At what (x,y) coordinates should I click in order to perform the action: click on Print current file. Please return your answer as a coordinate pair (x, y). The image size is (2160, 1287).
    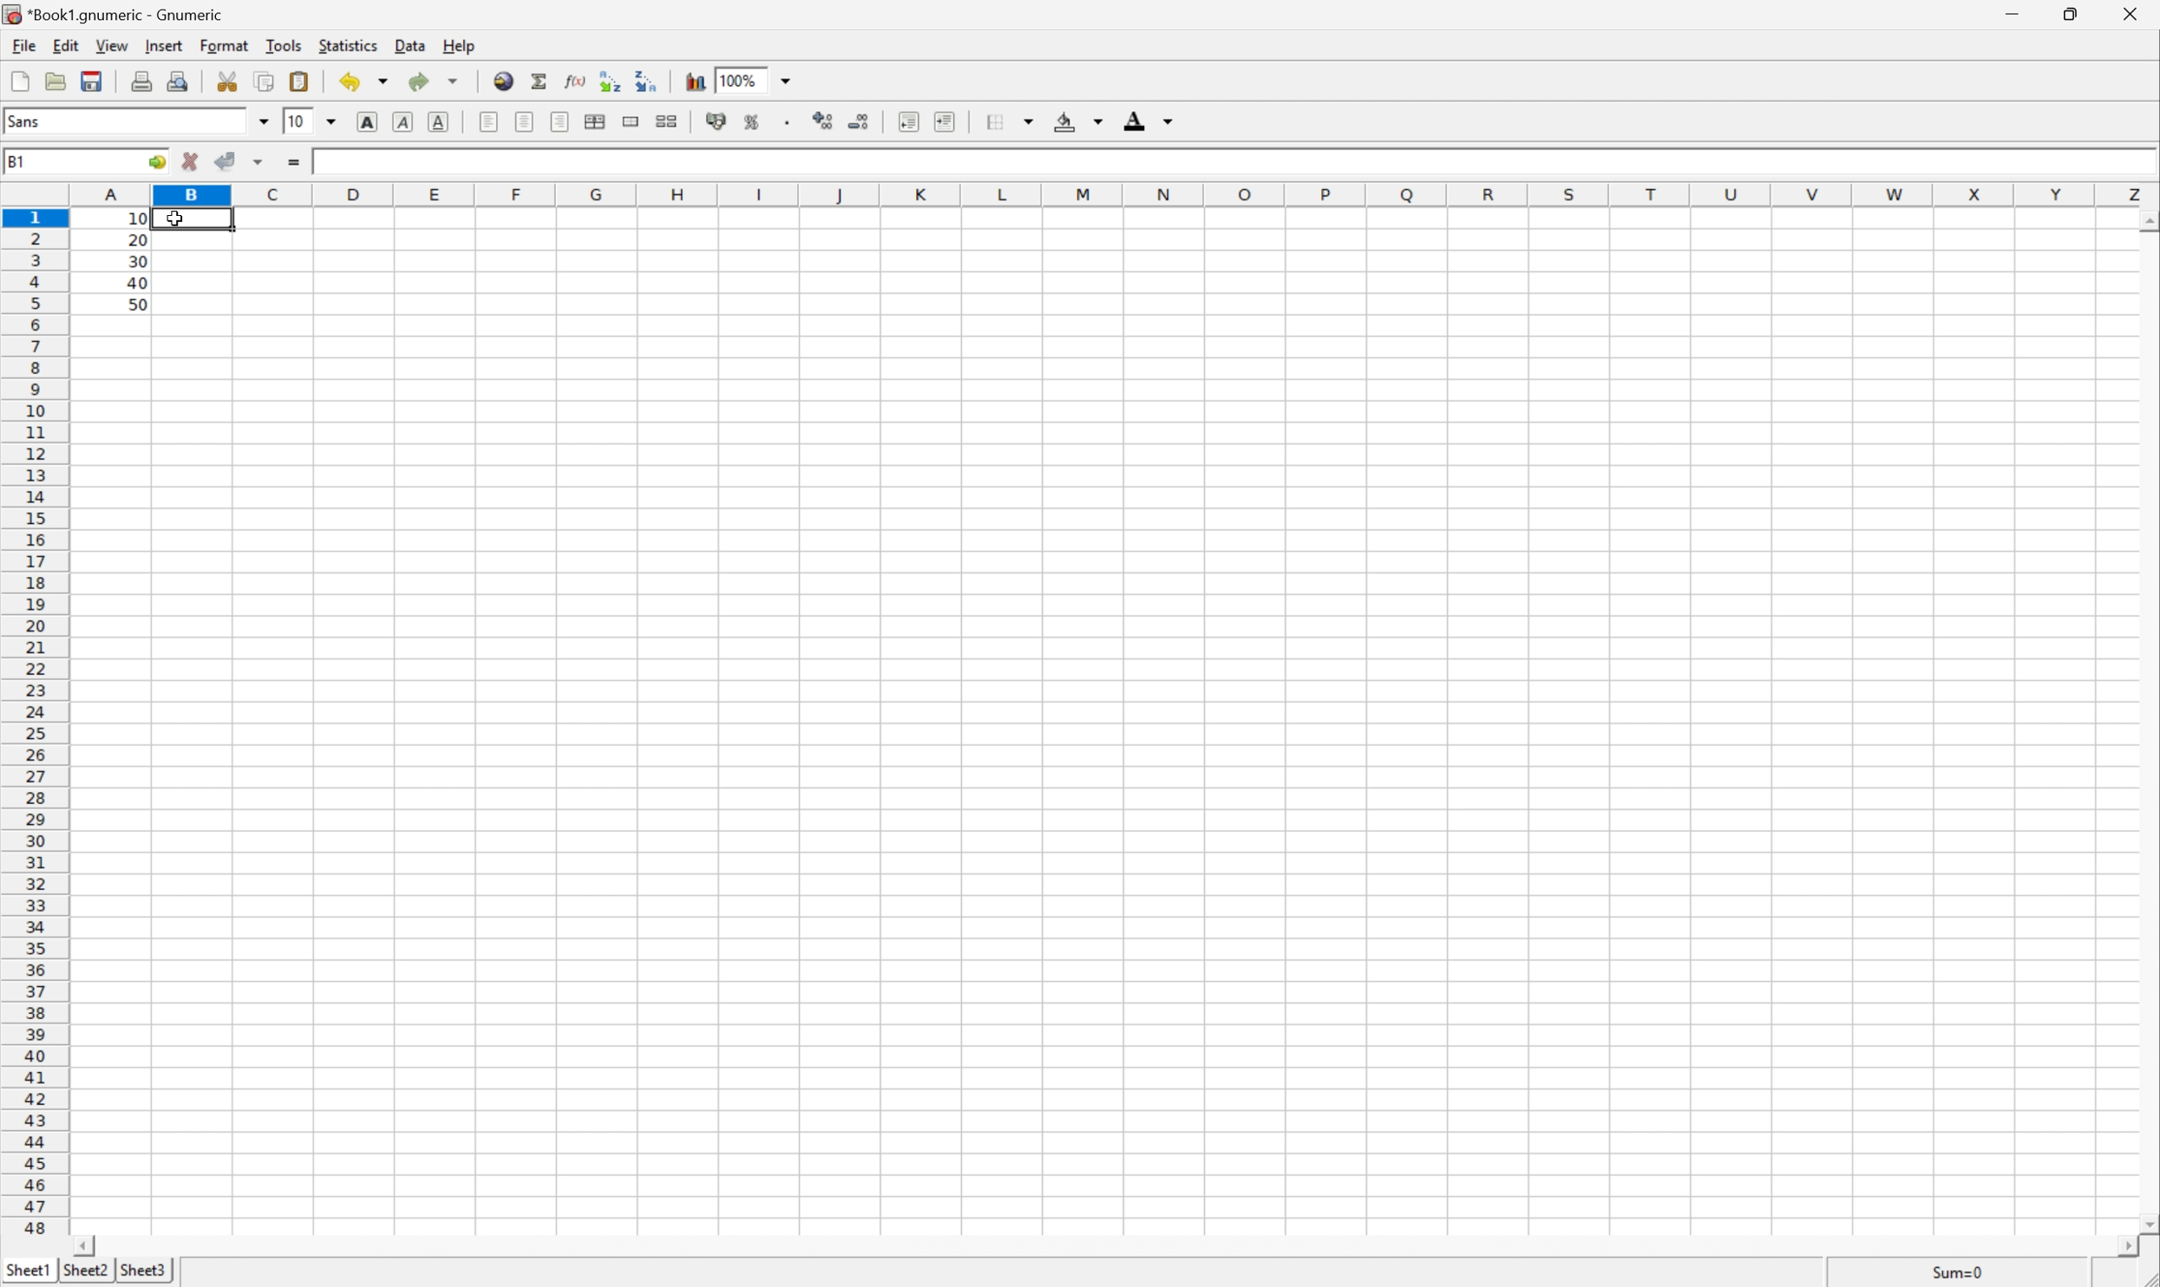
    Looking at the image, I should click on (142, 82).